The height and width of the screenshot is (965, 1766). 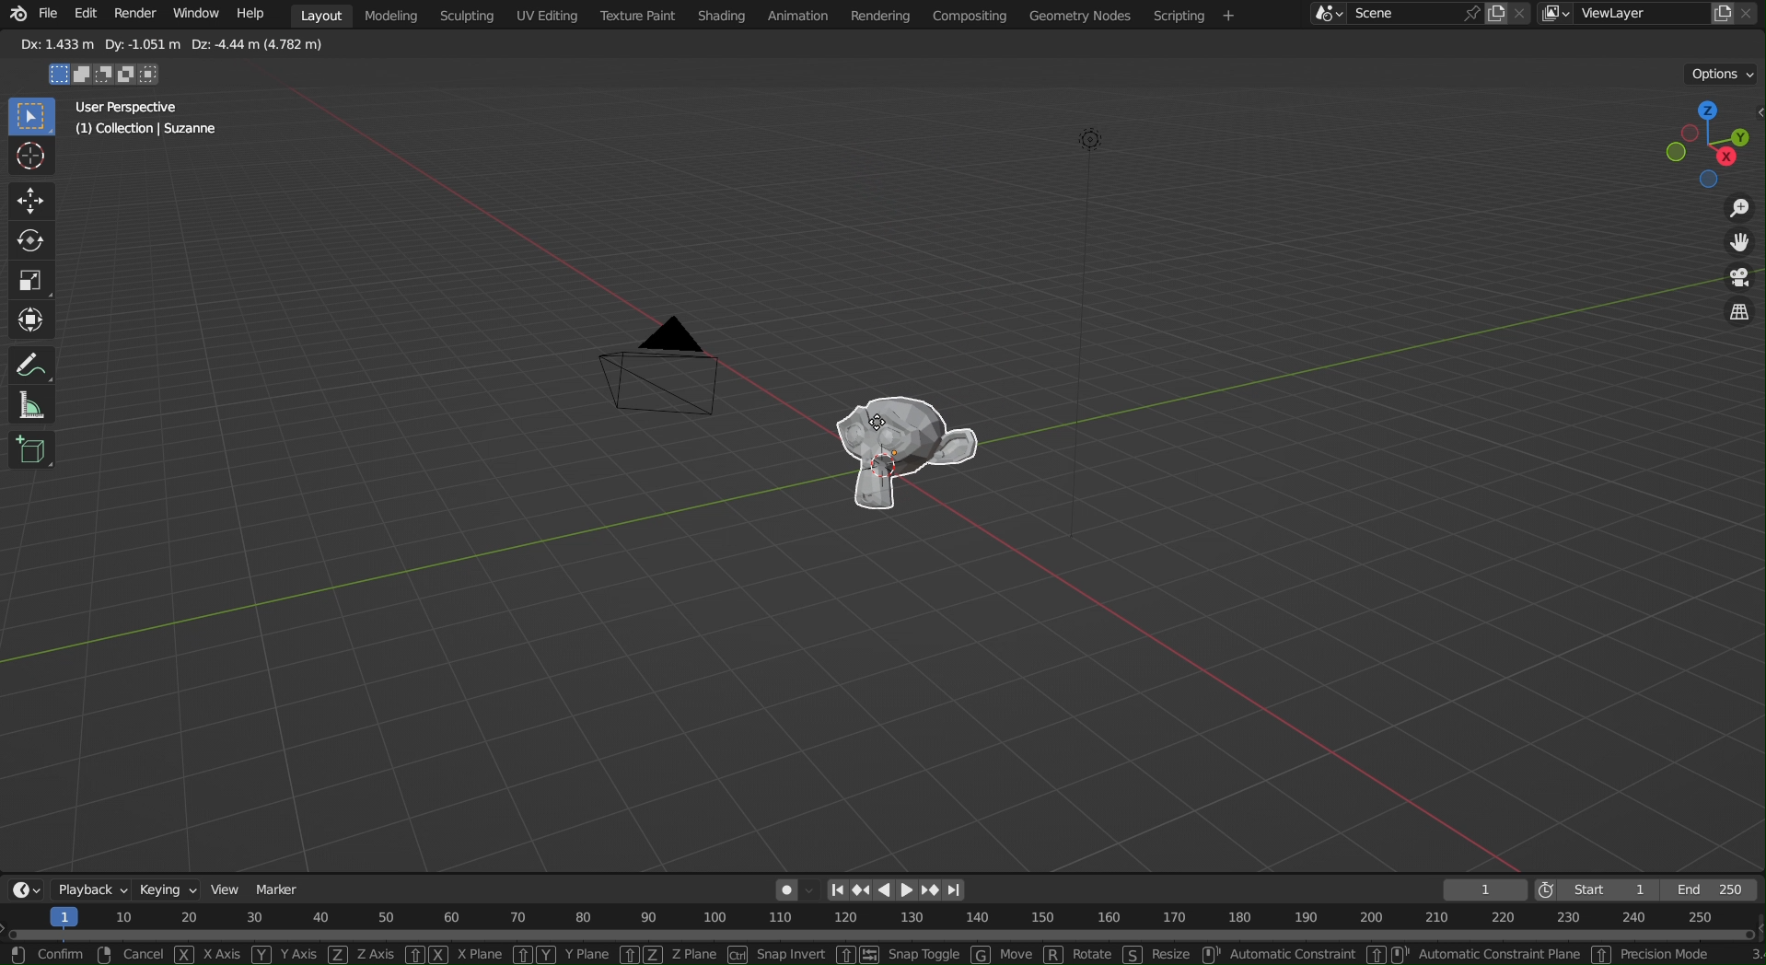 I want to click on End 250, so click(x=1709, y=890).